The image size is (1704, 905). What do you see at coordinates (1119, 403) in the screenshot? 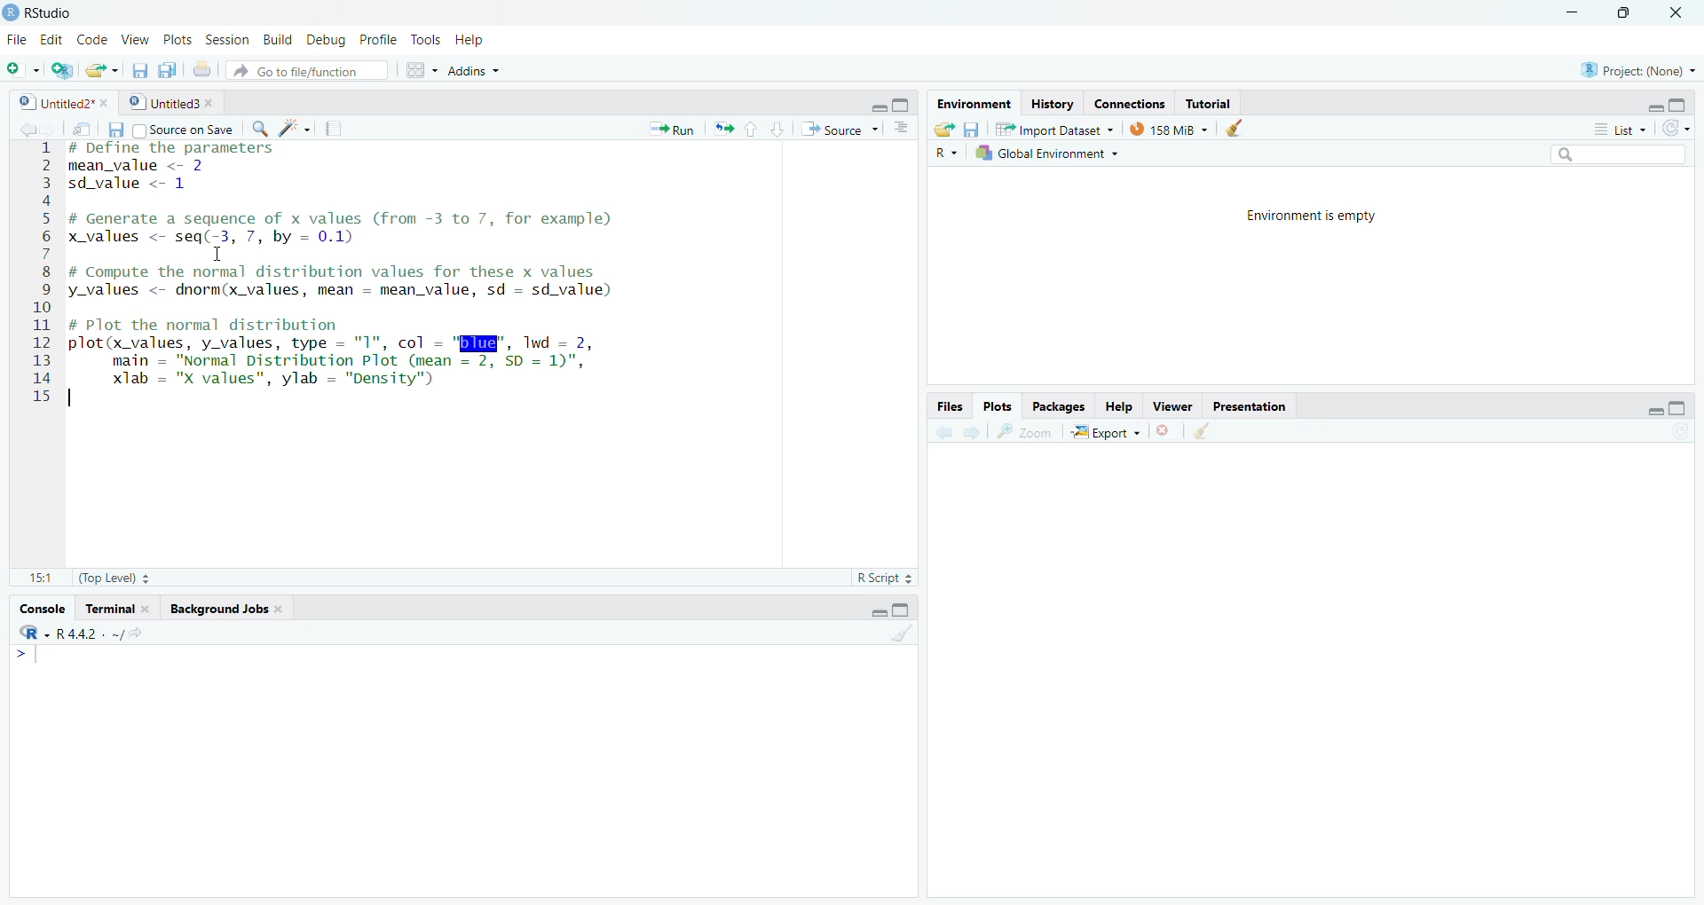
I see `Help` at bounding box center [1119, 403].